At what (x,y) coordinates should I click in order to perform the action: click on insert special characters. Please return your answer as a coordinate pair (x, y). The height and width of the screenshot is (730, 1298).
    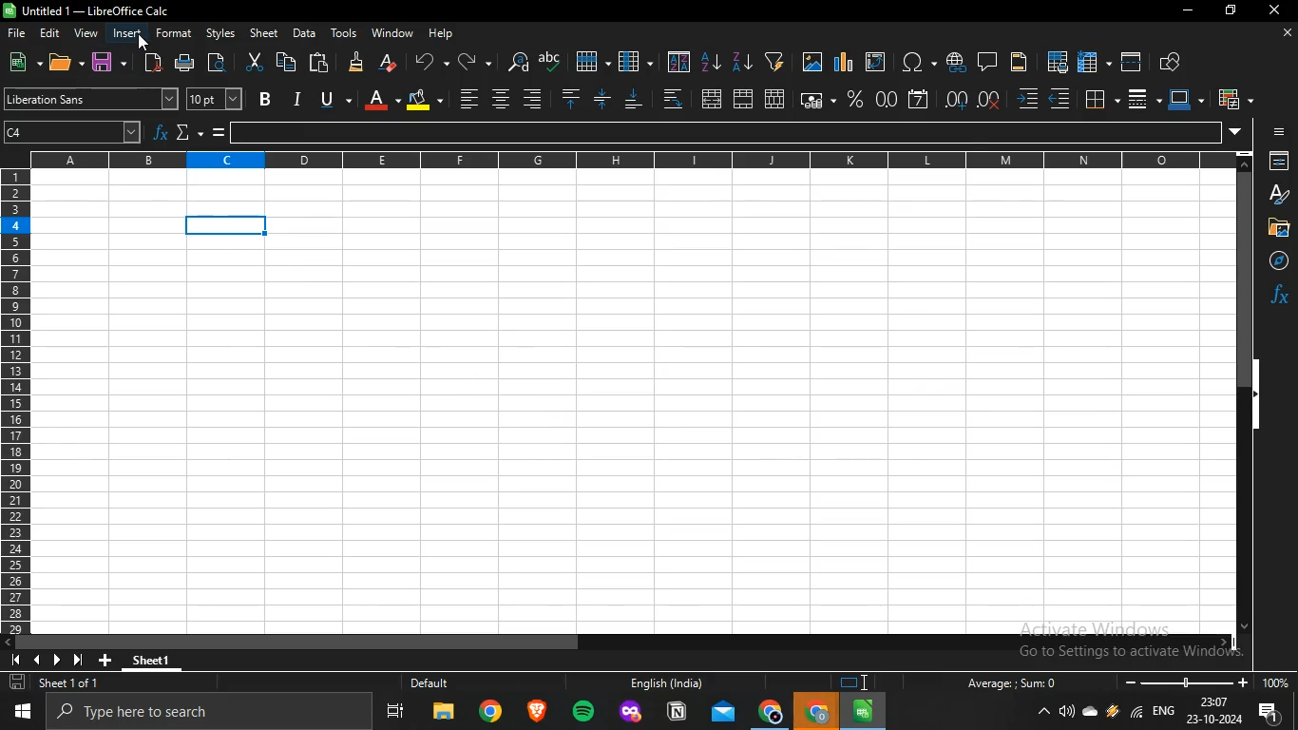
    Looking at the image, I should click on (914, 62).